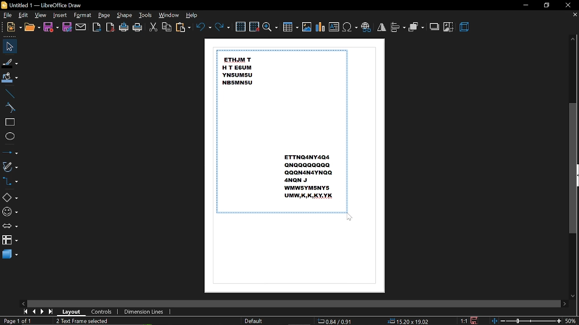 The image size is (579, 325). What do you see at coordinates (42, 5) in the screenshot?
I see `Untitled 1 -  LibreOffice Draw` at bounding box center [42, 5].